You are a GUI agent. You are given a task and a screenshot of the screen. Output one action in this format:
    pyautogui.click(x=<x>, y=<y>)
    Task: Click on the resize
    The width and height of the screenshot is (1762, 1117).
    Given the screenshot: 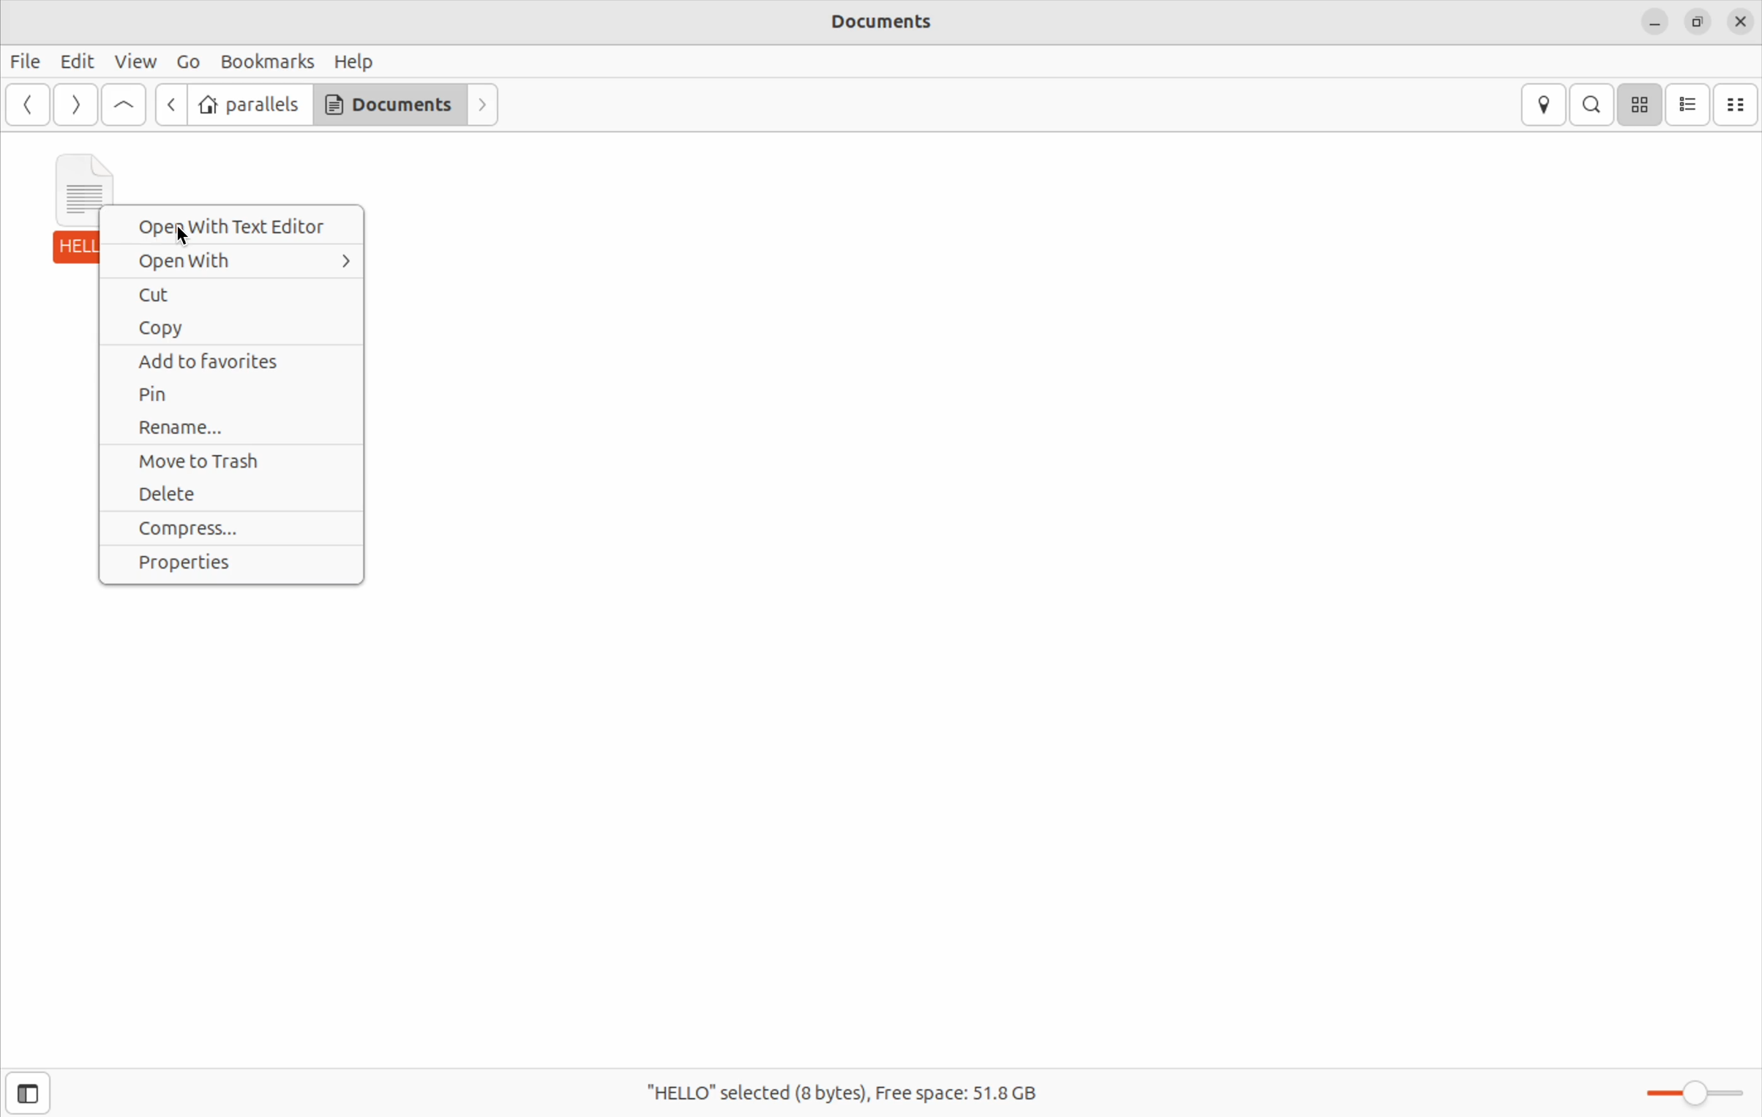 What is the action you would take?
    pyautogui.click(x=1696, y=21)
    